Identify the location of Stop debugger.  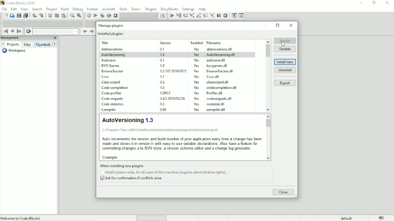
(226, 15).